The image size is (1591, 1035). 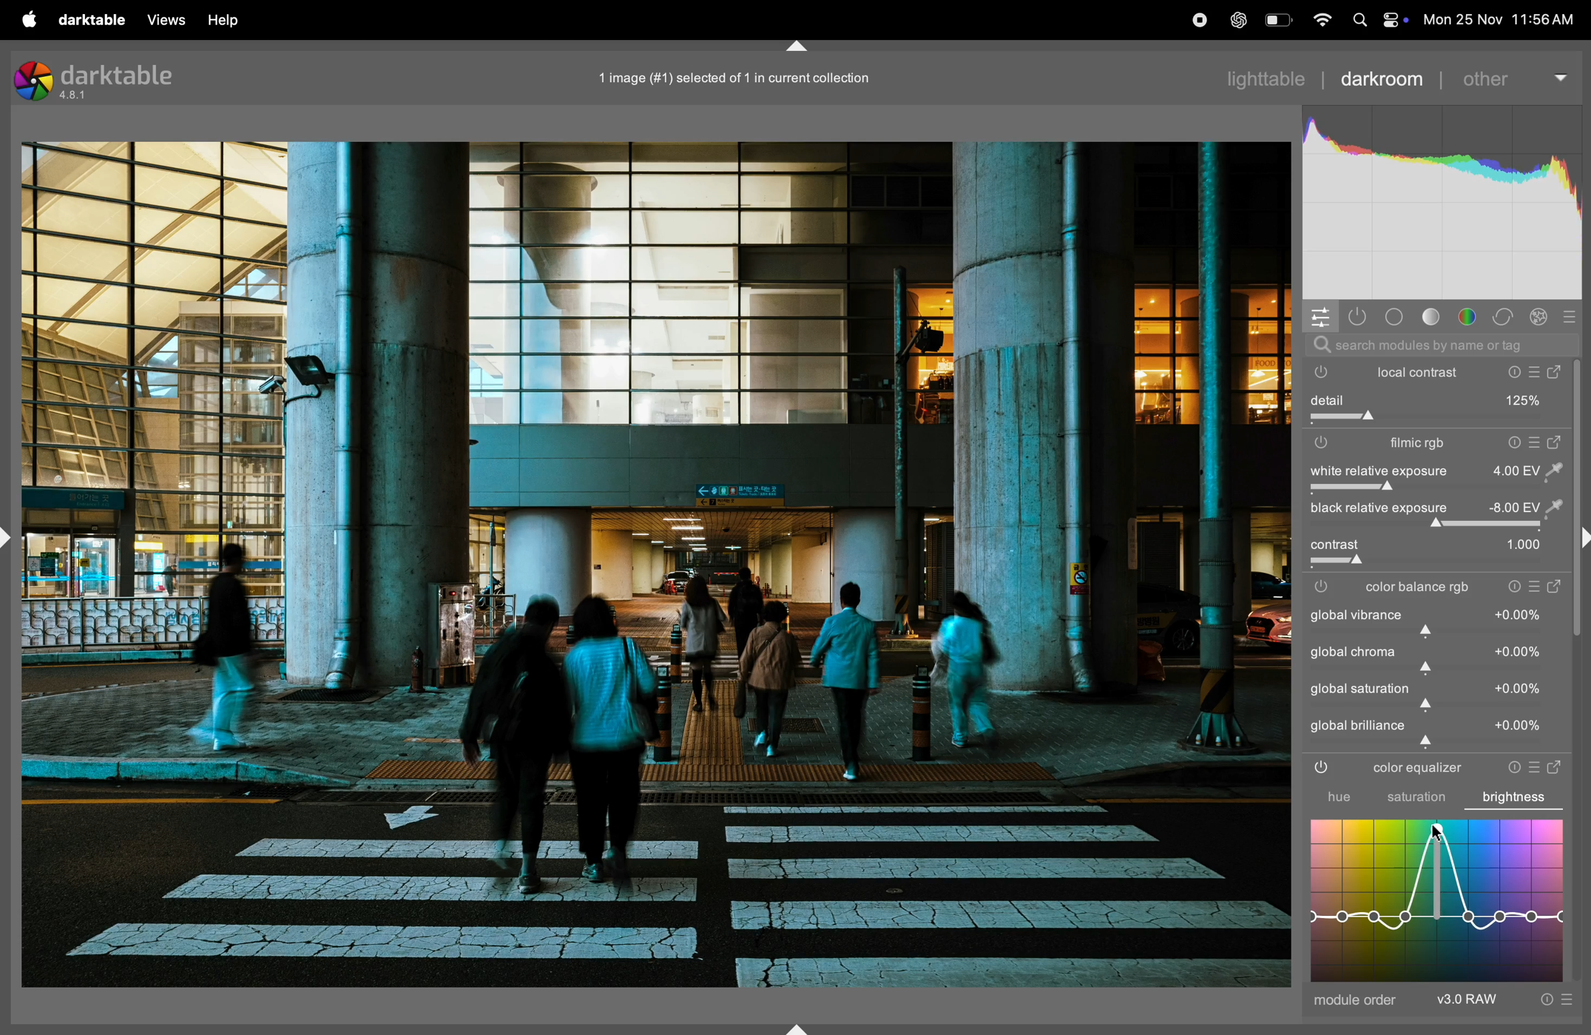 I want to click on Collapse or expand , so click(x=1581, y=540).